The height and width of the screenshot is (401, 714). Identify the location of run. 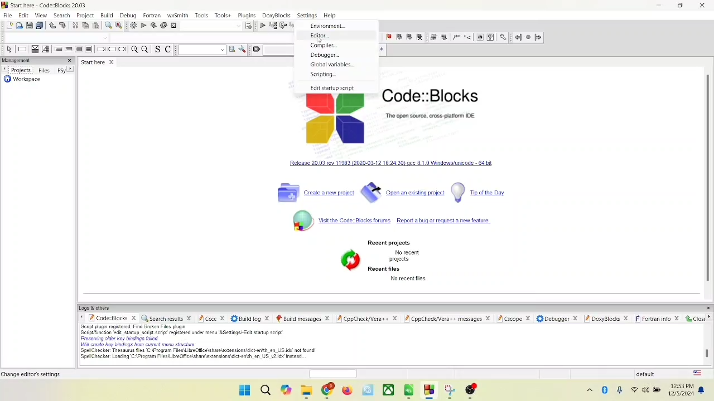
(143, 25).